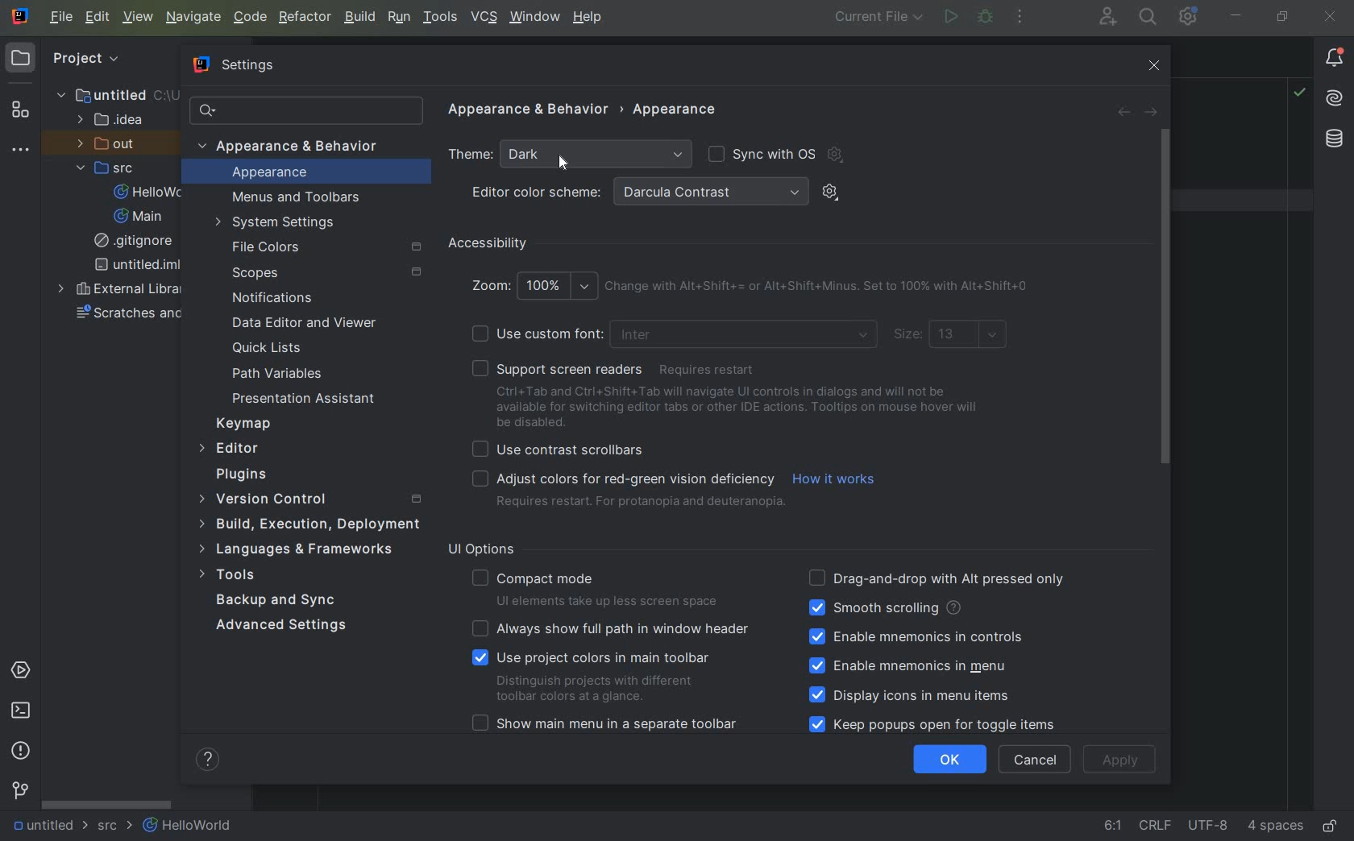 This screenshot has height=841, width=1354. I want to click on SERVICES, so click(21, 672).